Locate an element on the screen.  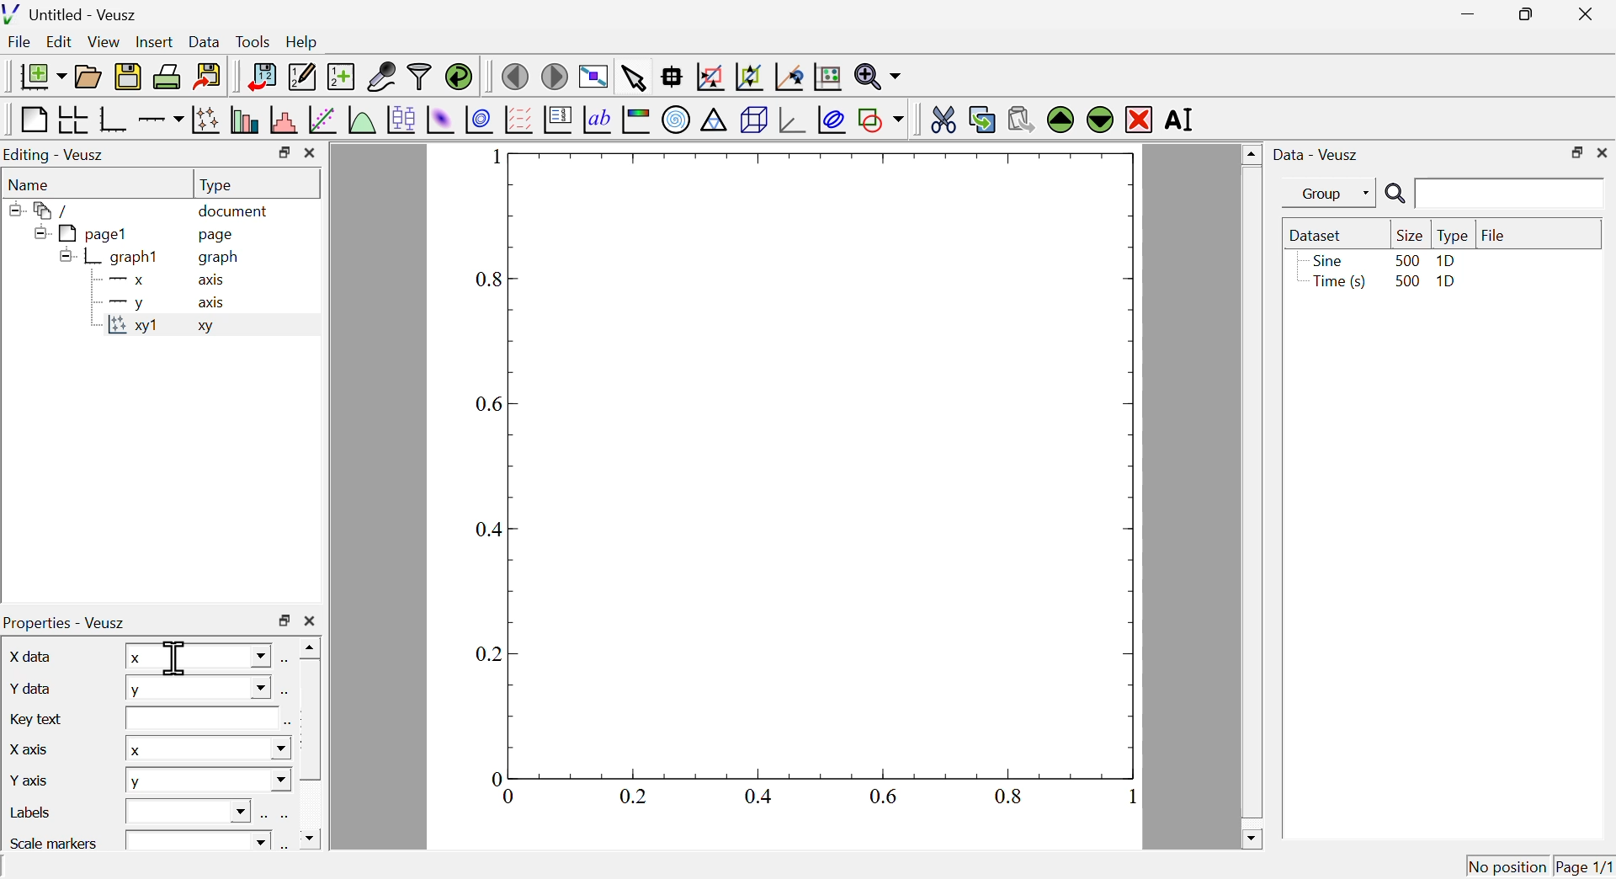
zoom out of graph axes is located at coordinates (750, 77).